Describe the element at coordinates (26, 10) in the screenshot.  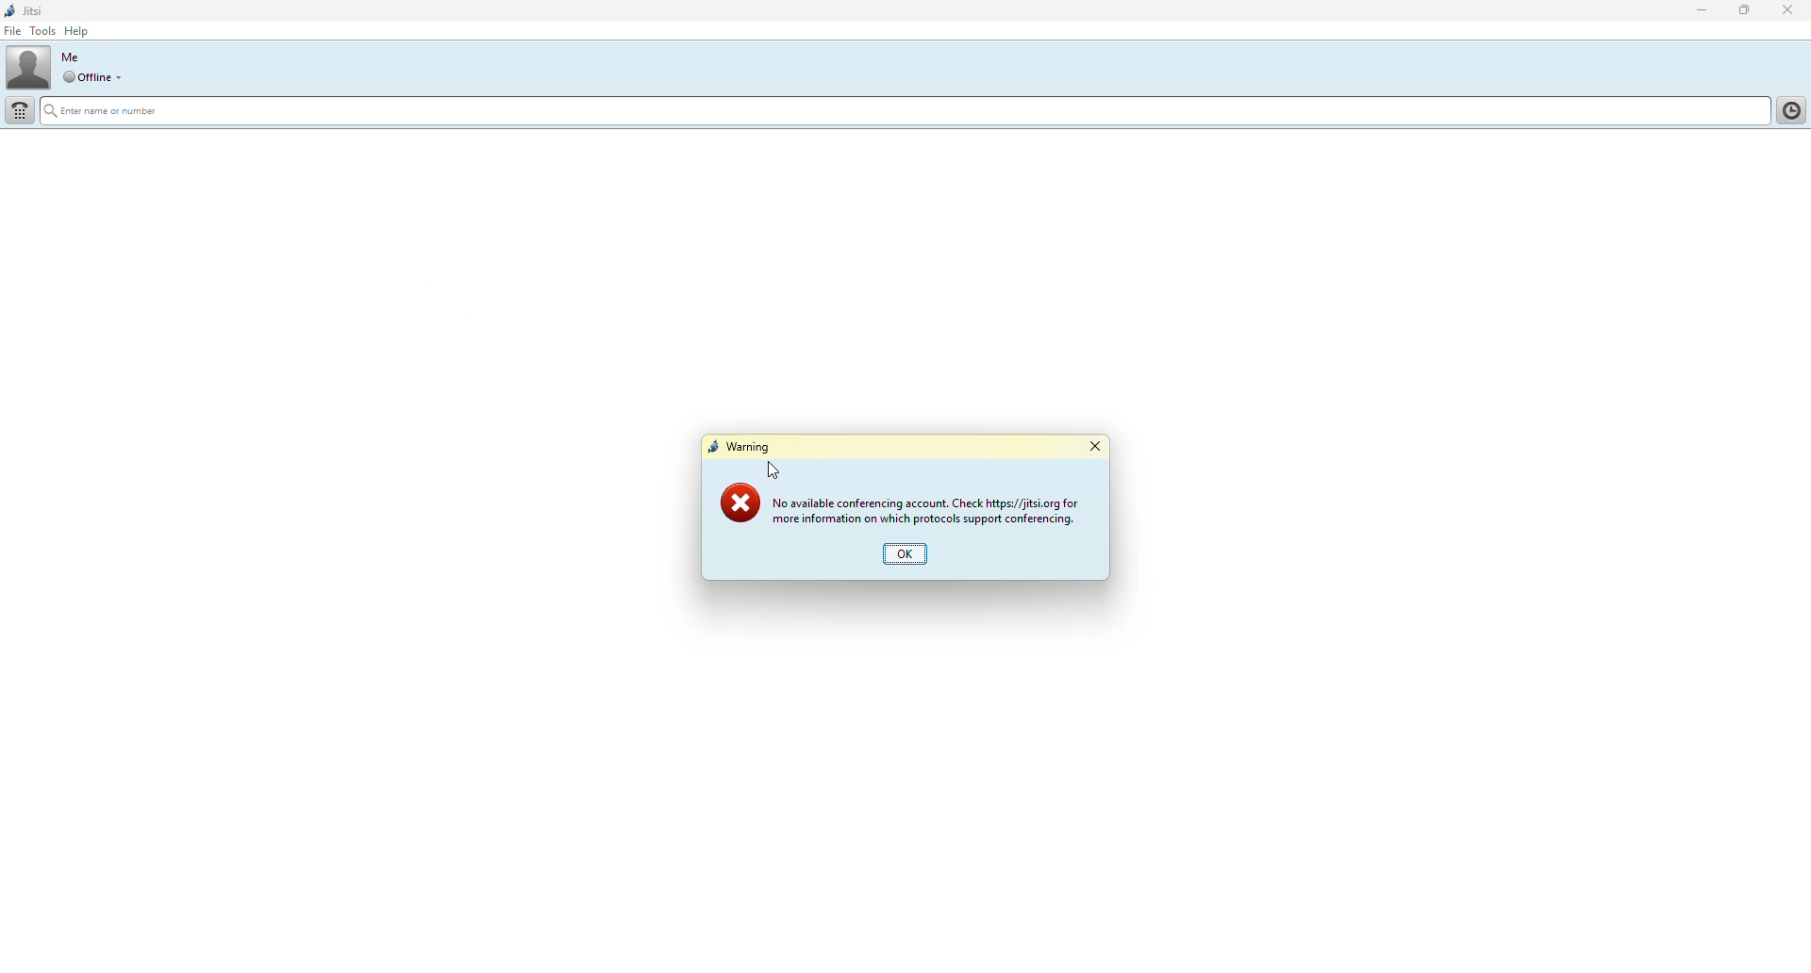
I see `jitsi` at that location.